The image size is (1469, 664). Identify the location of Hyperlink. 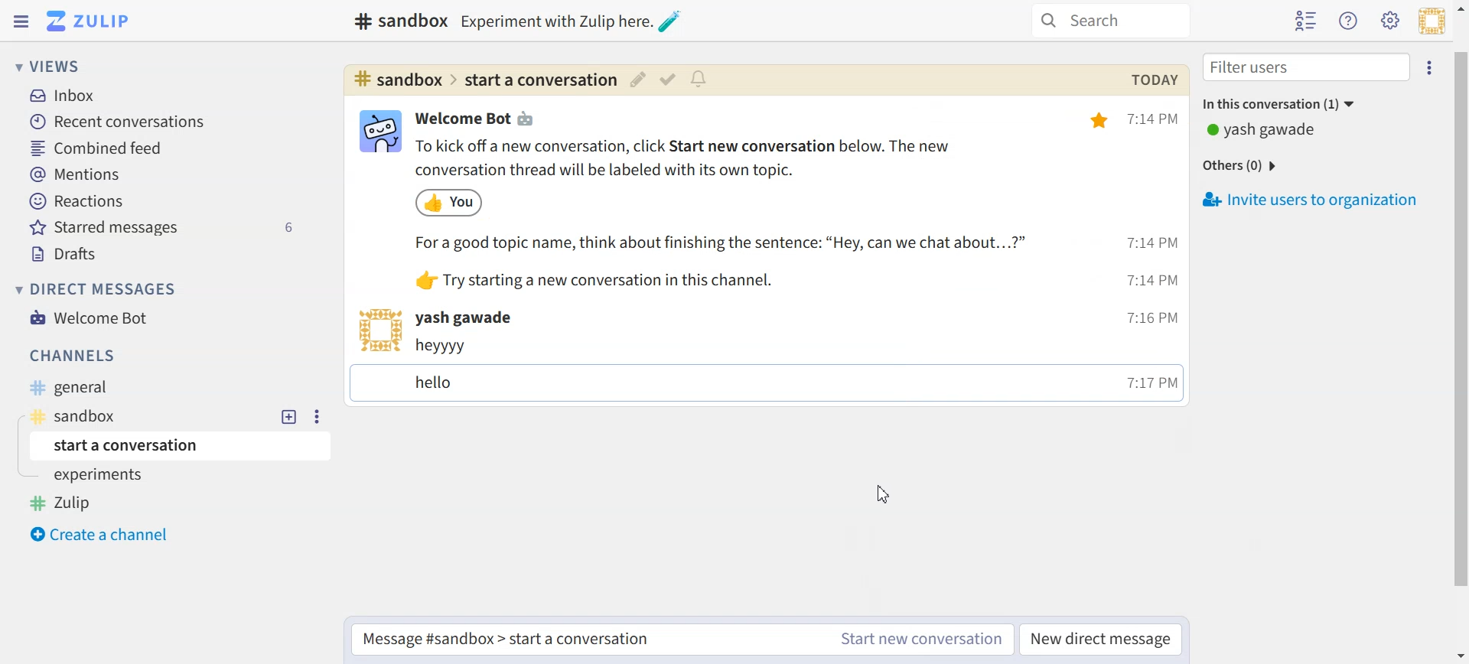
(483, 80).